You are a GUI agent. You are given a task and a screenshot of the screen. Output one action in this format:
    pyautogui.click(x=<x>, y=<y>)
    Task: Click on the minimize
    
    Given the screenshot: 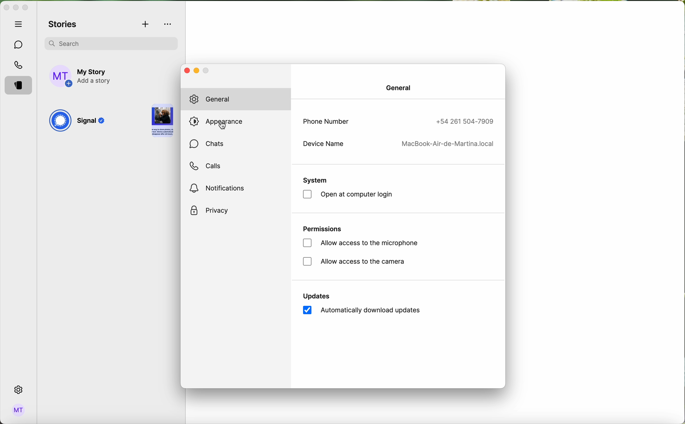 What is the action you would take?
    pyautogui.click(x=16, y=8)
    